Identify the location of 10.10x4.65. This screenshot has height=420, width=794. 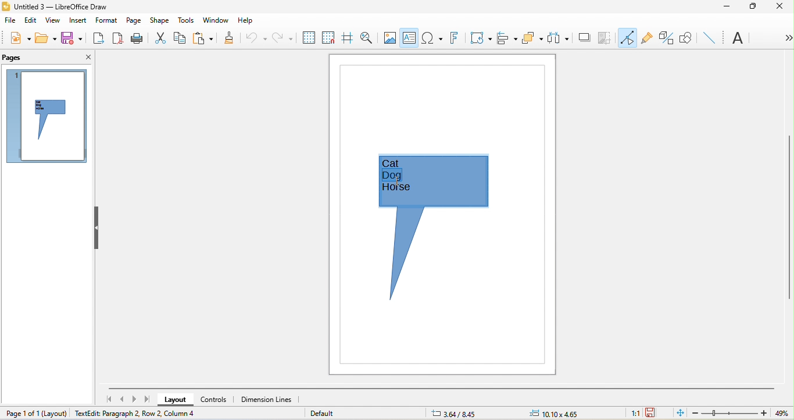
(565, 413).